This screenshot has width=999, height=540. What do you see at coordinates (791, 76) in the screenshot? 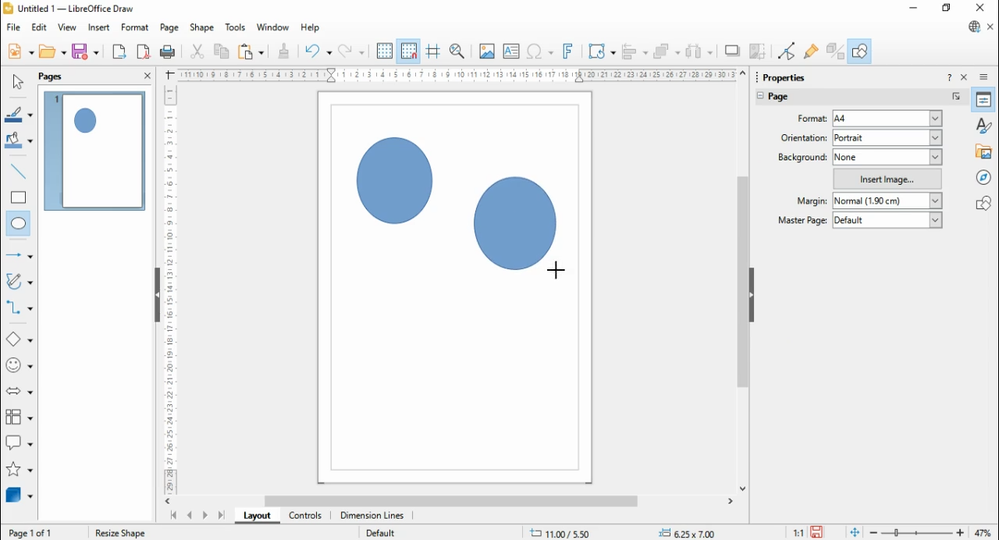
I see `properties` at bounding box center [791, 76].